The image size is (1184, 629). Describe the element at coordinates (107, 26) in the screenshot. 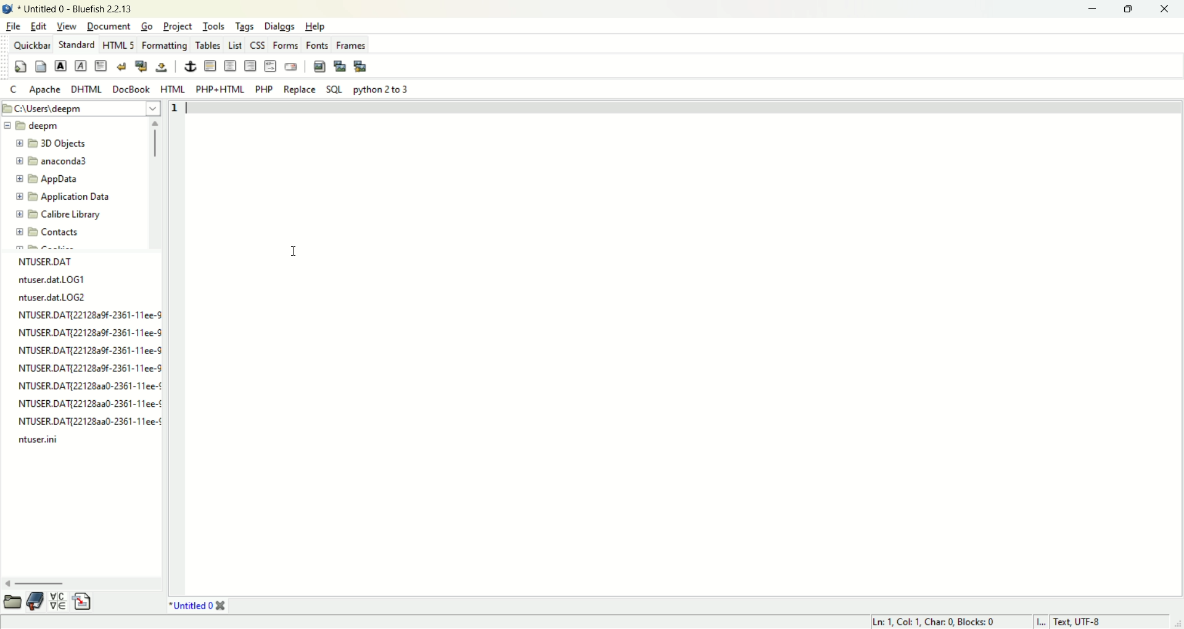

I see `document` at that location.